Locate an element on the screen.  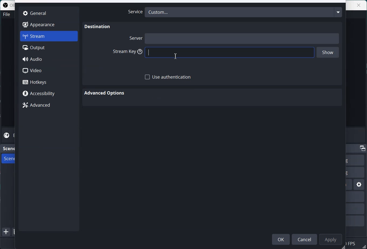
Stream key input is located at coordinates (229, 53).